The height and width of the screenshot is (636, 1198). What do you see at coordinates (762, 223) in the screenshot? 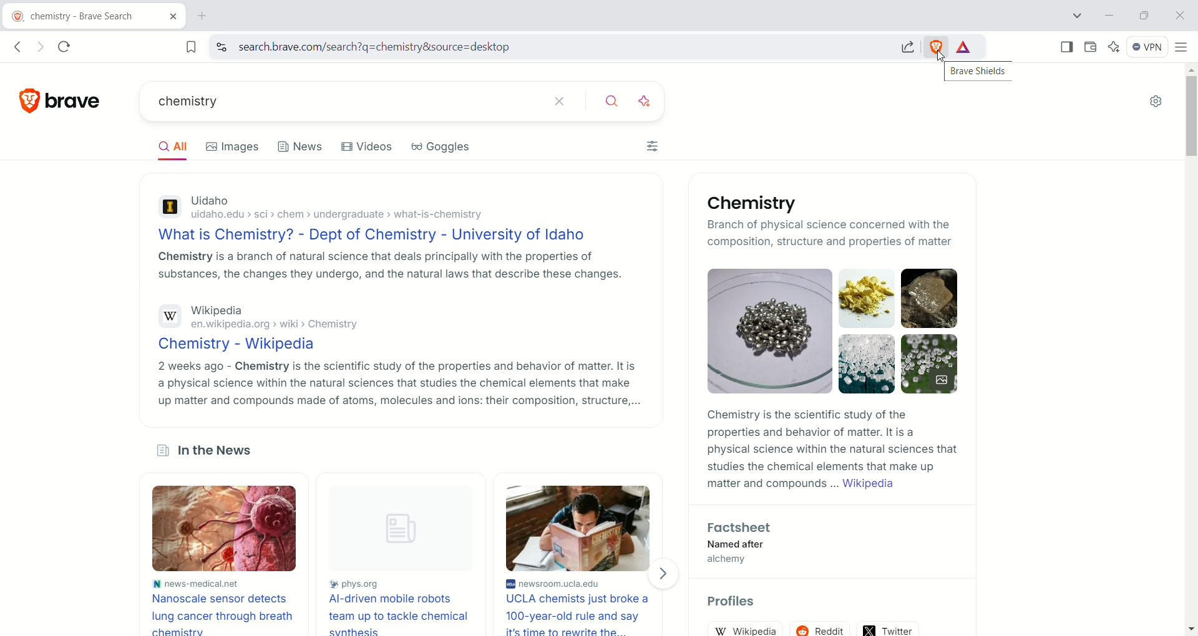
I see `Chemistry: Branch of physical science concerned with the composition, structure, and properties of matter.` at bounding box center [762, 223].